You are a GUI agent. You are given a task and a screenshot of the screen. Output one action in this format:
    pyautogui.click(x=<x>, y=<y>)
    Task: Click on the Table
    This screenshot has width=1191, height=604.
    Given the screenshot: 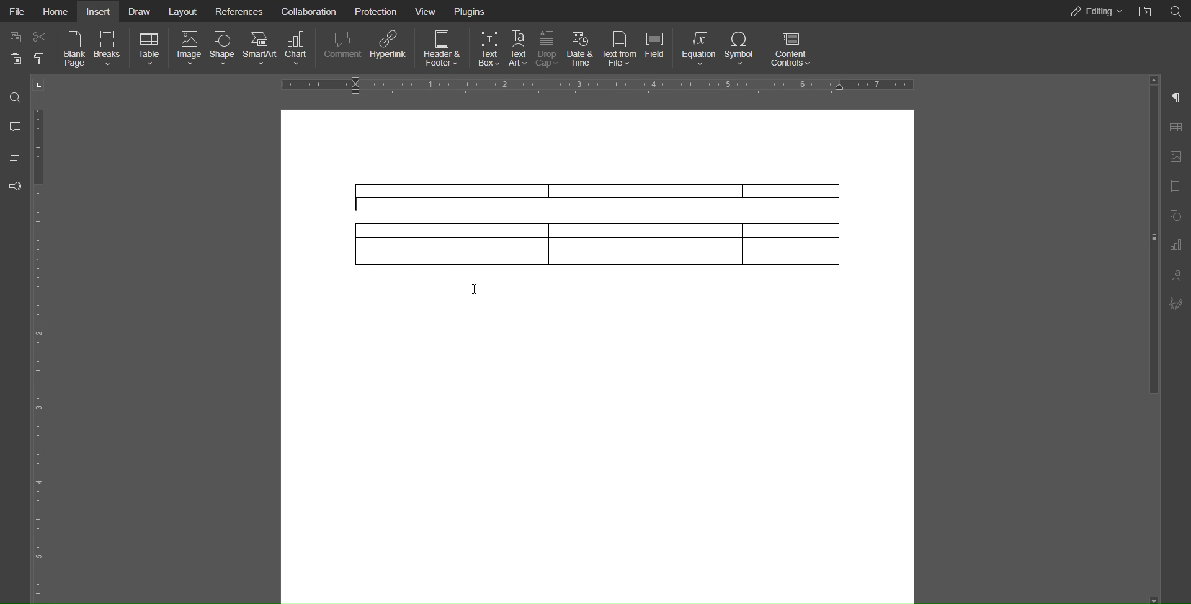 What is the action you would take?
    pyautogui.click(x=150, y=49)
    